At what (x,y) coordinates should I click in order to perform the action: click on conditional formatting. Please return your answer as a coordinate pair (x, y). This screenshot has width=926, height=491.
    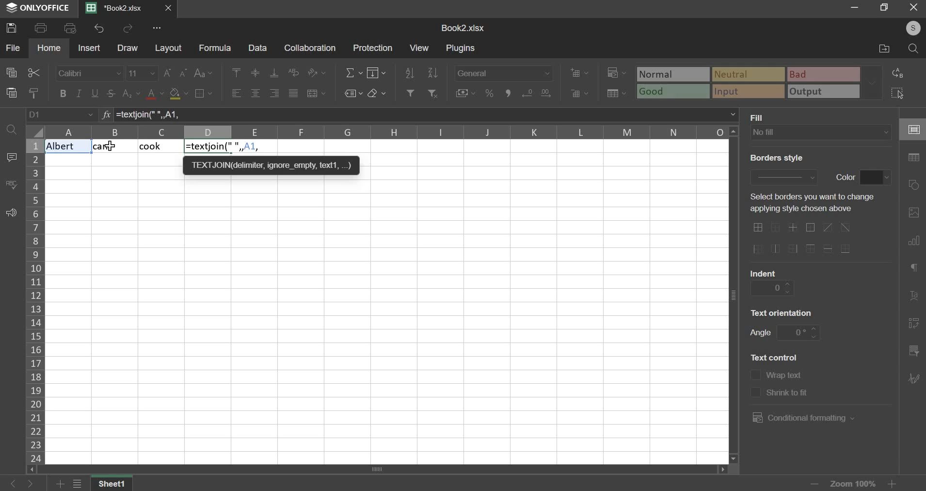
    Looking at the image, I should click on (615, 73).